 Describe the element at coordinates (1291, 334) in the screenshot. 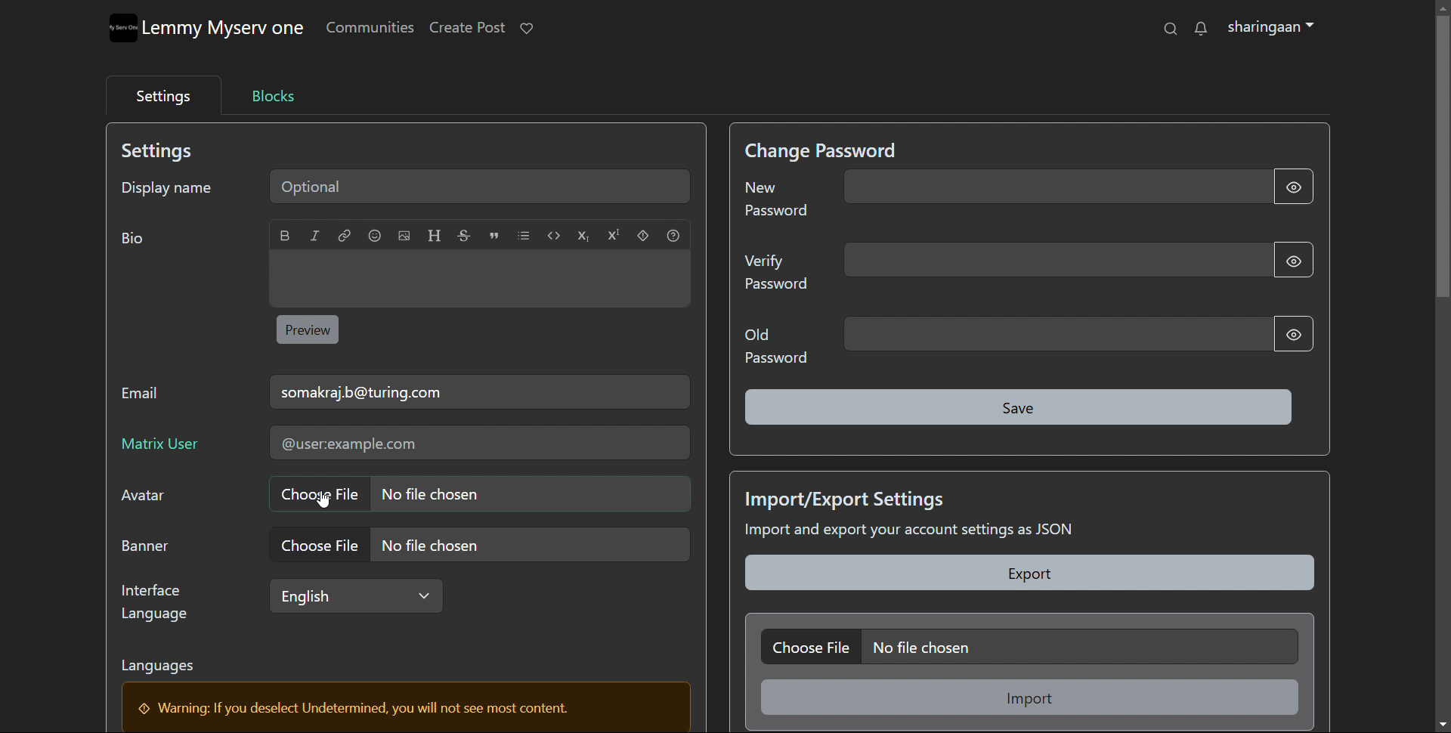

I see `toggle visibility` at that location.